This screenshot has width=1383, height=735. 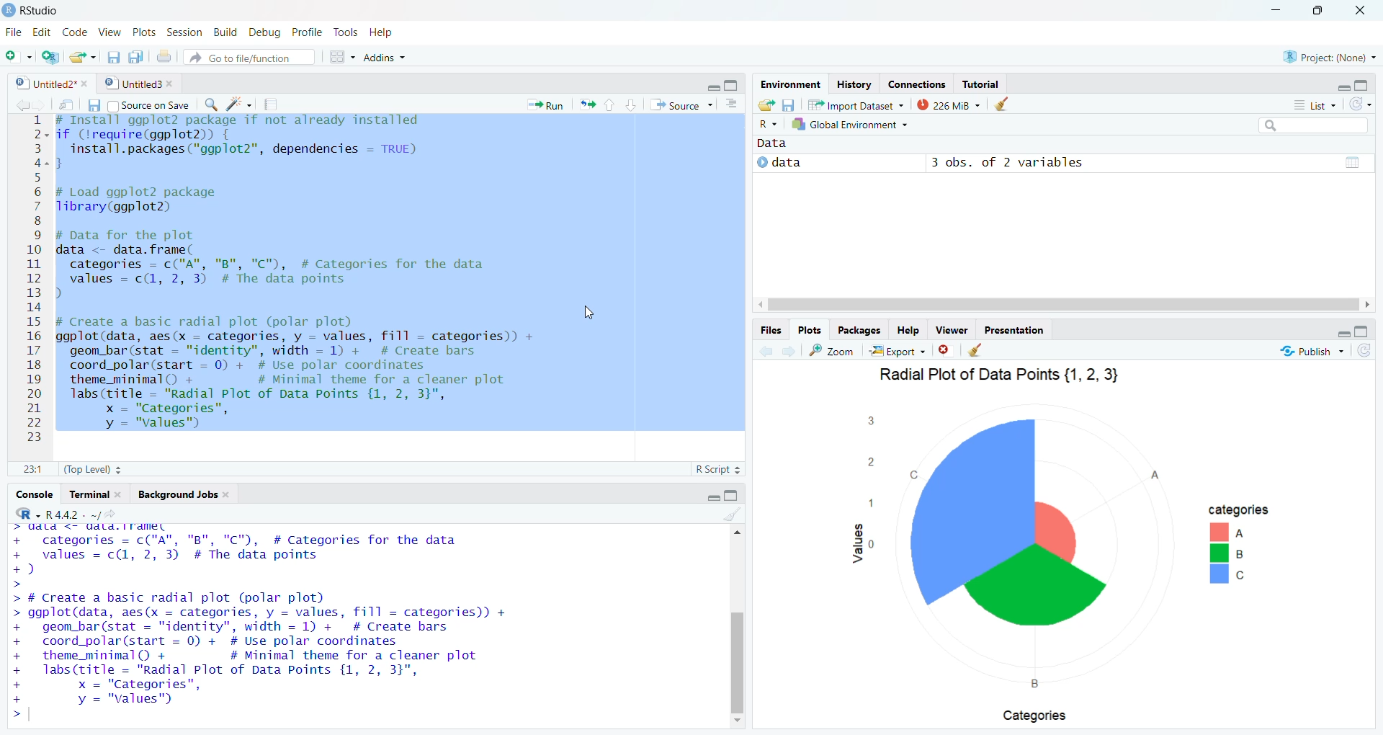 What do you see at coordinates (166, 57) in the screenshot?
I see `print the current file` at bounding box center [166, 57].